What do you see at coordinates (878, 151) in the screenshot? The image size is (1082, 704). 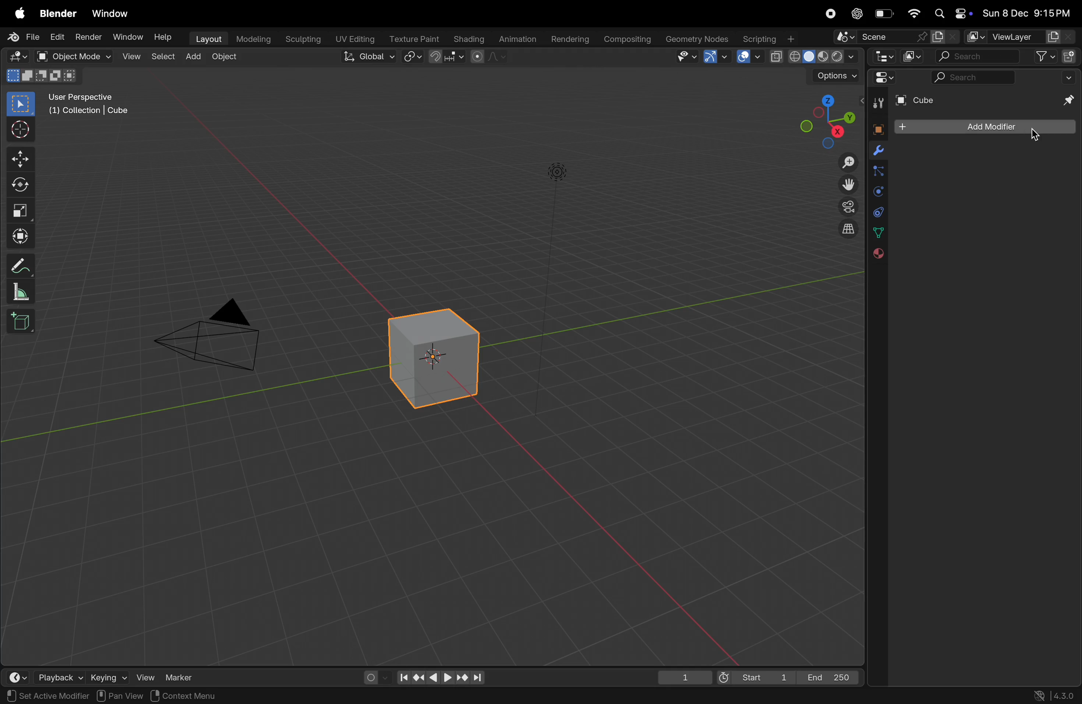 I see `modifiers` at bounding box center [878, 151].